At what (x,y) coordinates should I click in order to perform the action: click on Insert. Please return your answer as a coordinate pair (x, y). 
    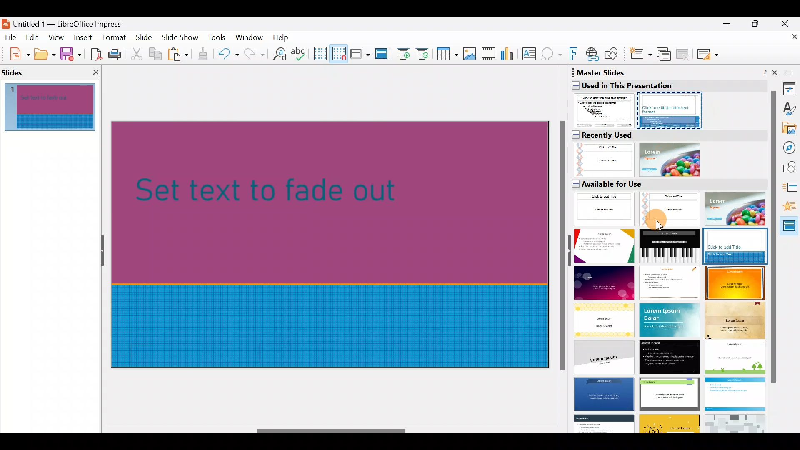
    Looking at the image, I should click on (82, 37).